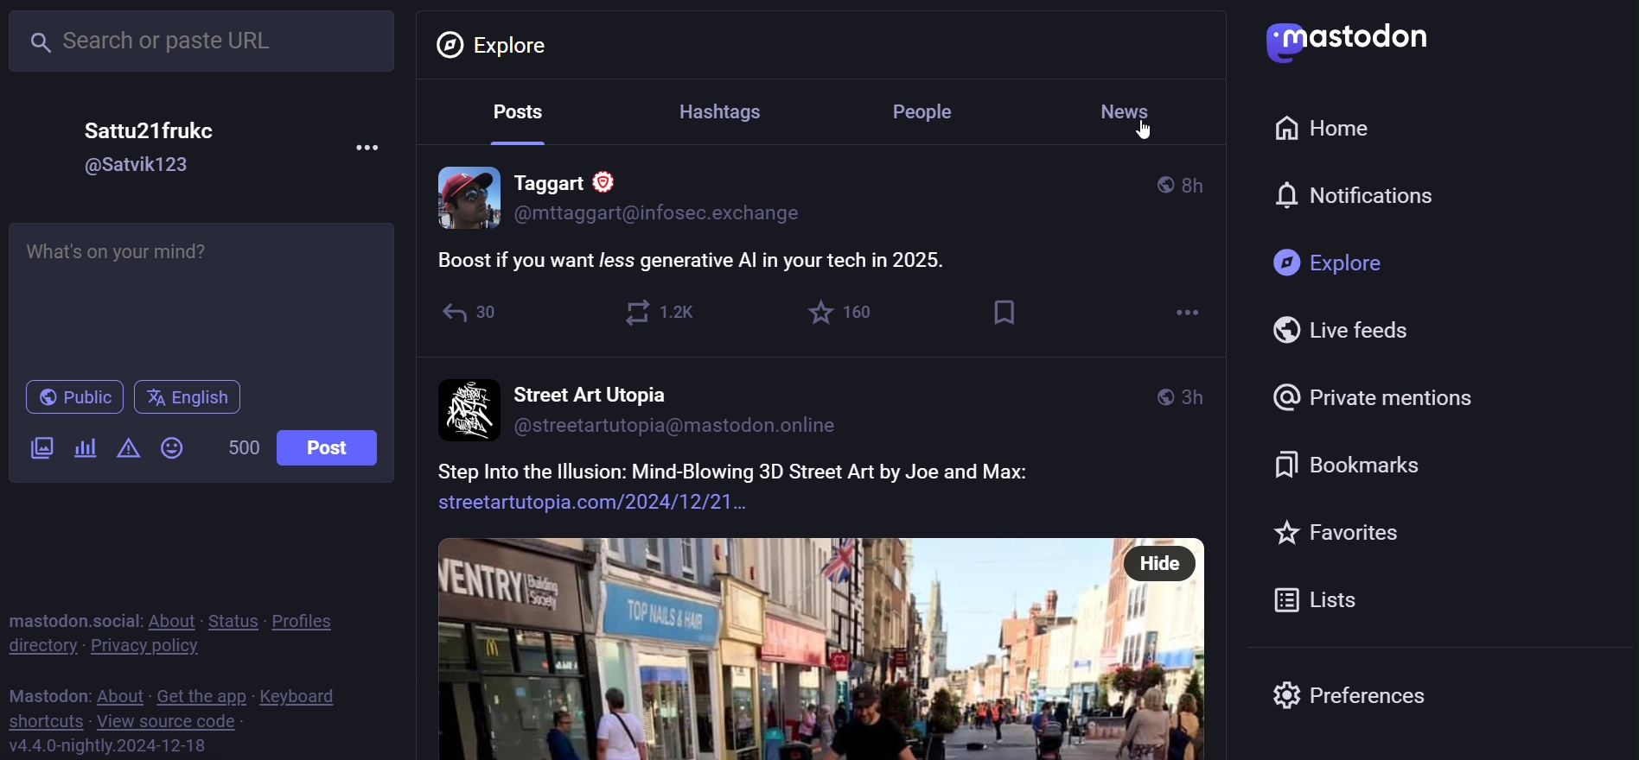 This screenshot has height=760, width=1639. Describe the element at coordinates (586, 392) in the screenshot. I see `Street Art Utopia` at that location.